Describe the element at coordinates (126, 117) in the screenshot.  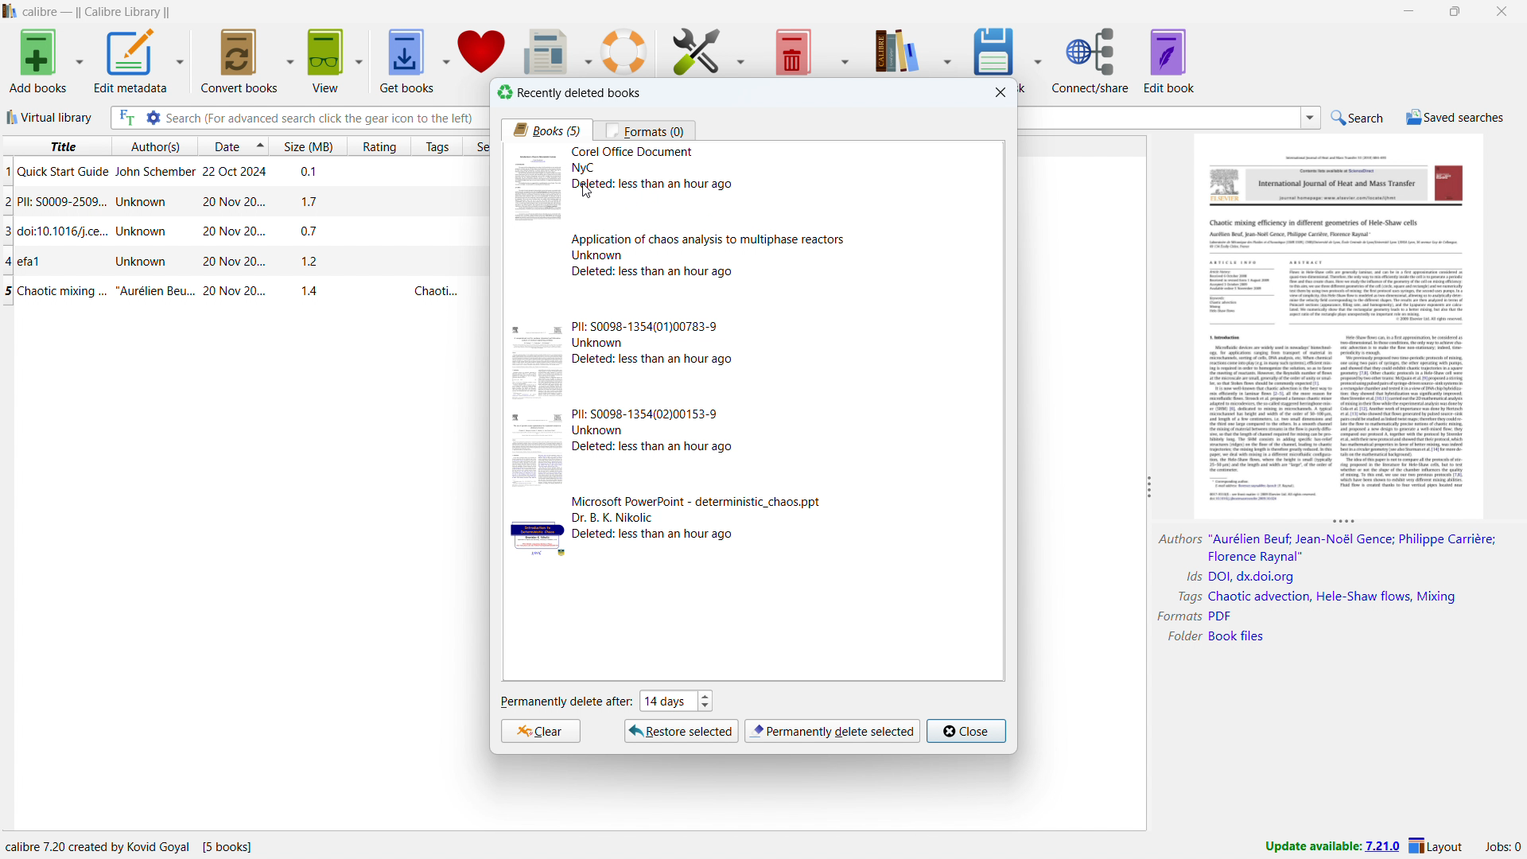
I see `full text search` at that location.